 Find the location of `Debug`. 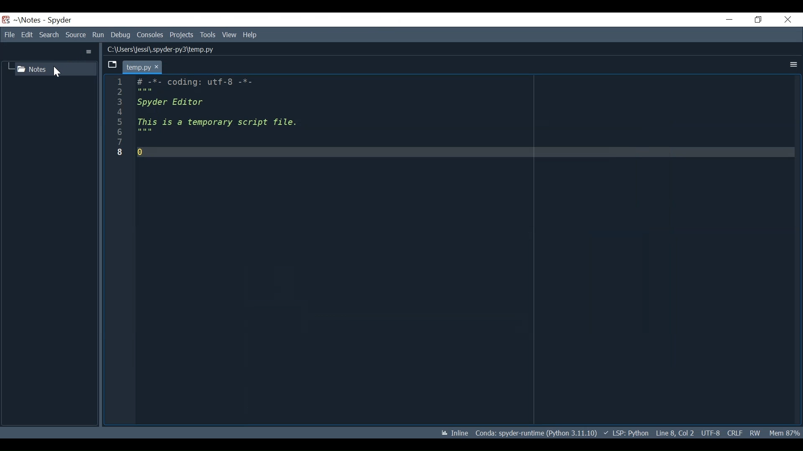

Debug is located at coordinates (120, 35).